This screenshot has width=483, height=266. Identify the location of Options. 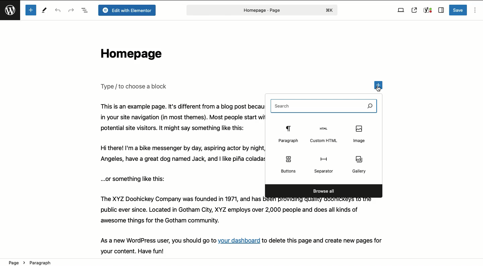
(474, 10).